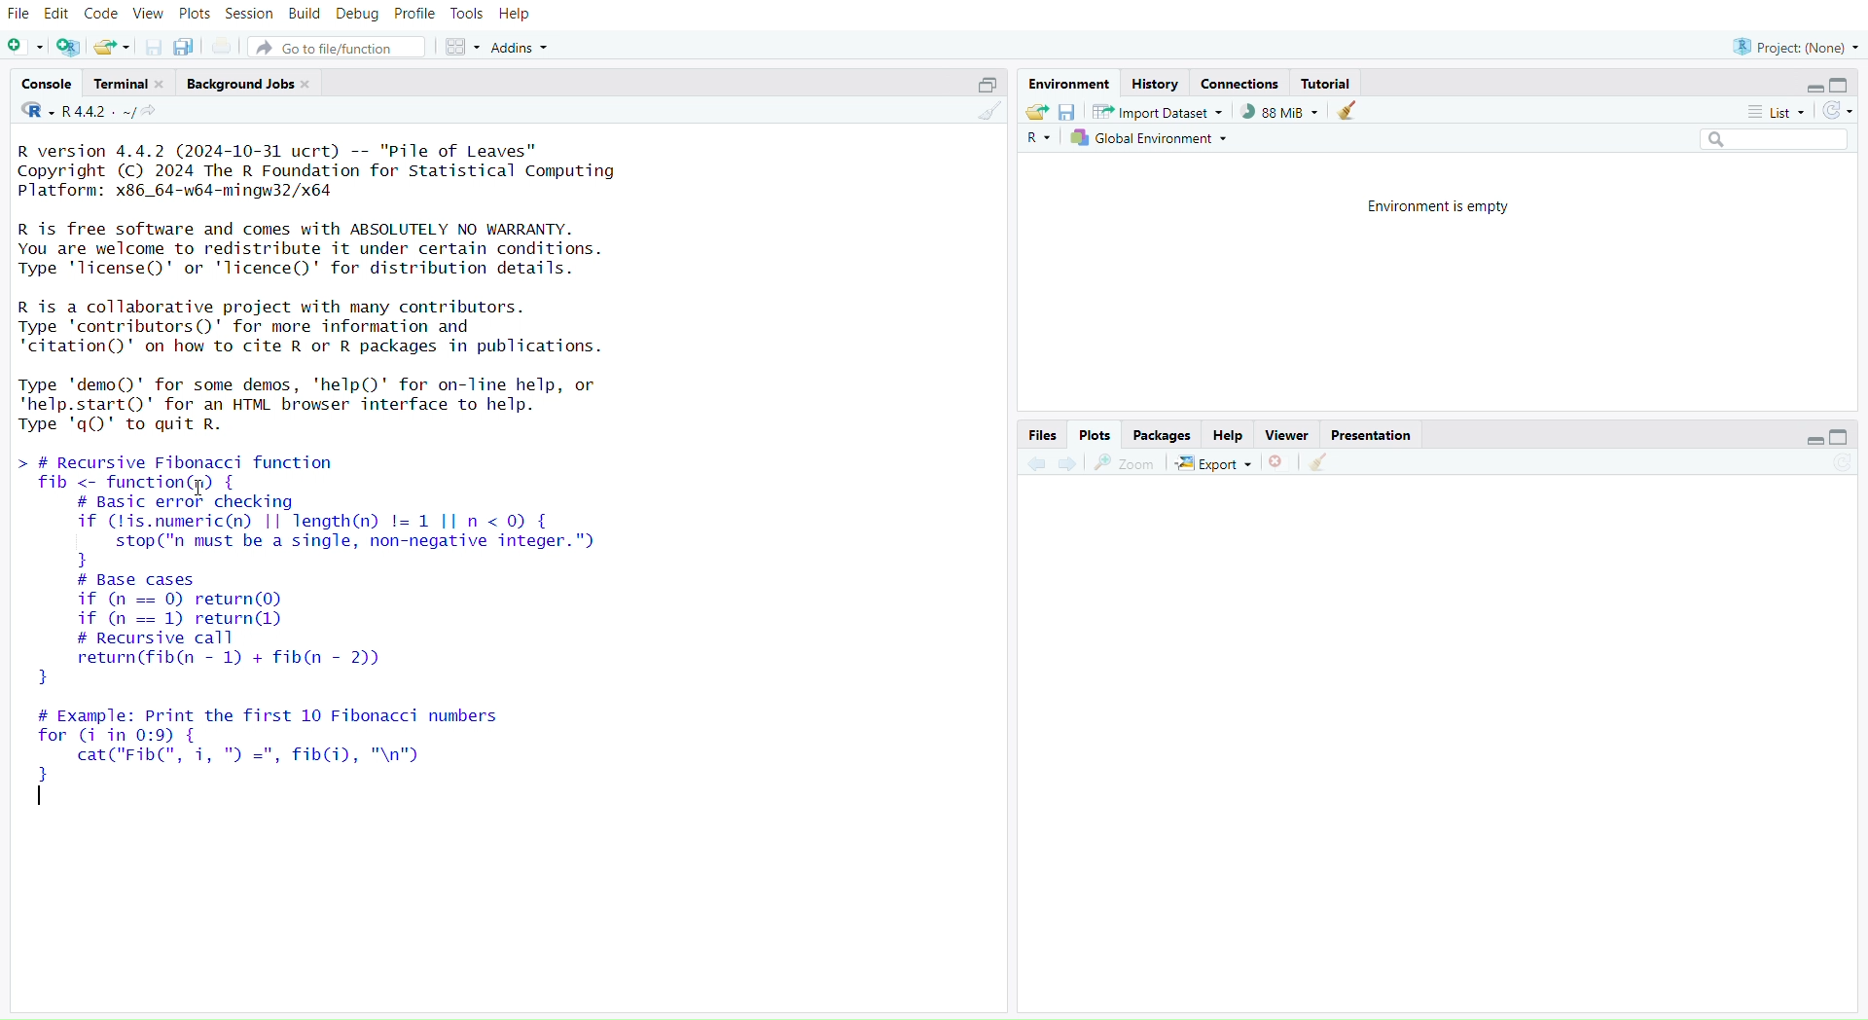  Describe the element at coordinates (130, 84) in the screenshot. I see `terminal` at that location.